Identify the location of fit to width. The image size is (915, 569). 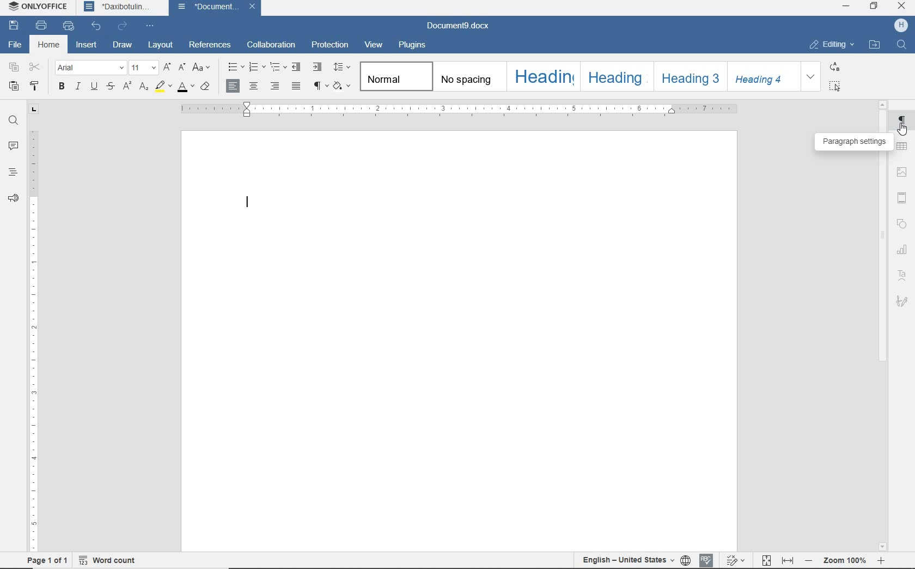
(787, 561).